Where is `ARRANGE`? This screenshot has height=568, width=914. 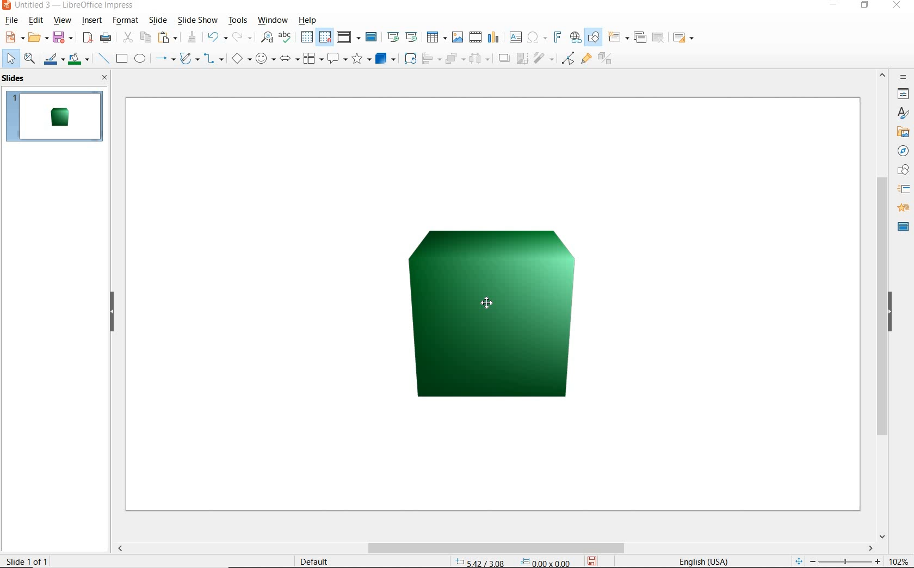 ARRANGE is located at coordinates (455, 59).